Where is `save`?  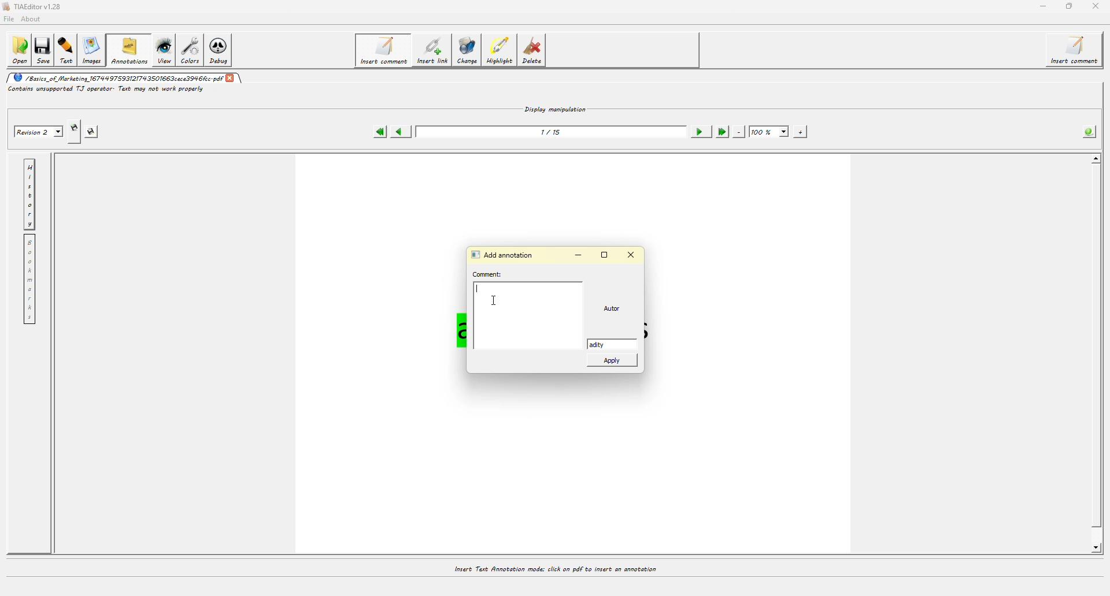 save is located at coordinates (45, 48).